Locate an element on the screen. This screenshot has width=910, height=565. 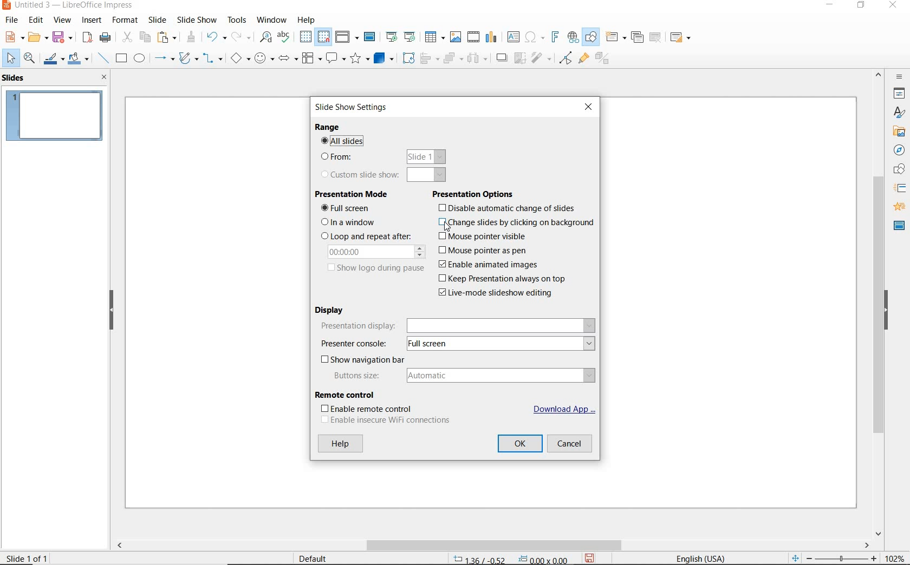
FULL SCREEN is located at coordinates (345, 209).